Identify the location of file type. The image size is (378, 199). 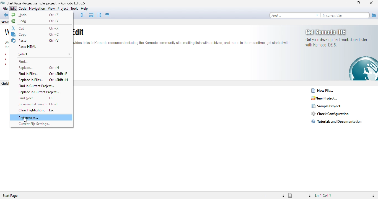
(299, 195).